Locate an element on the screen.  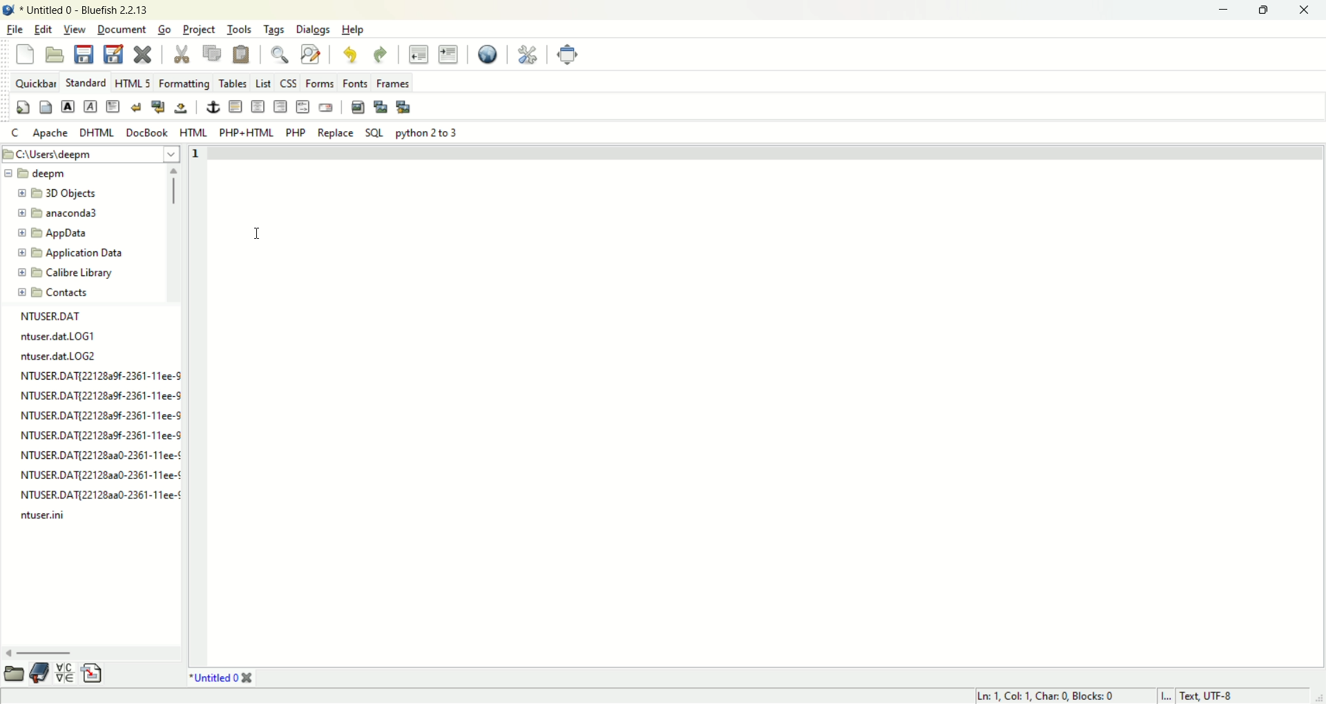
copy is located at coordinates (213, 54).